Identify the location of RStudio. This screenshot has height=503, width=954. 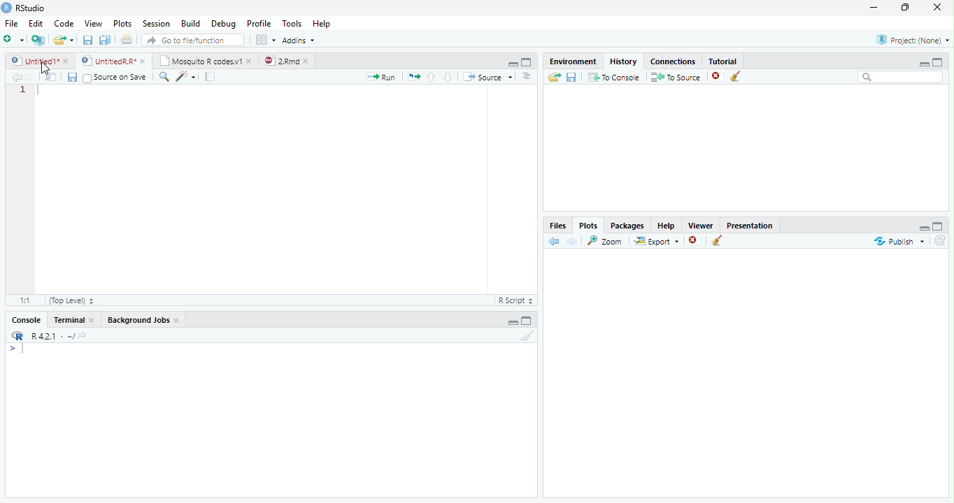
(24, 8).